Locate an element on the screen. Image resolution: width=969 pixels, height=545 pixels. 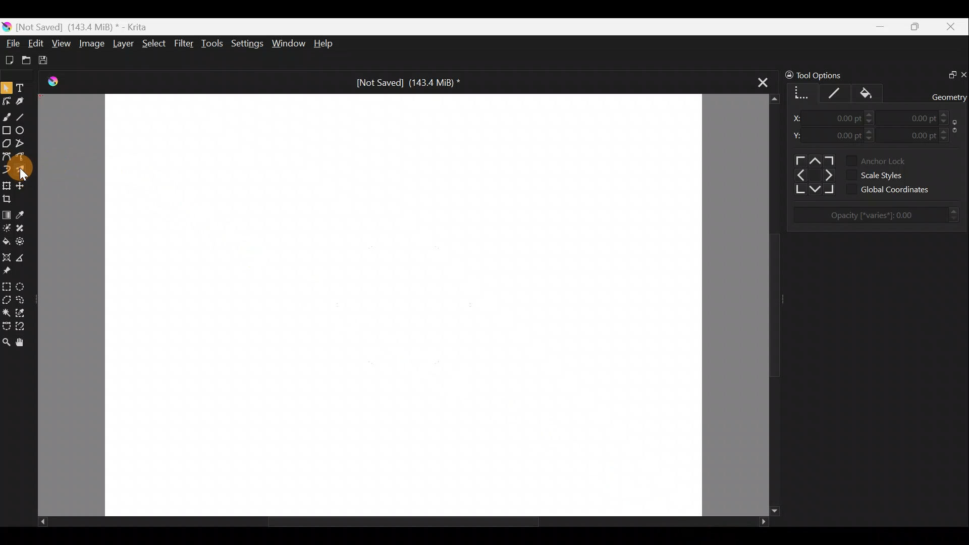
X-axis dimension is located at coordinates (798, 118).